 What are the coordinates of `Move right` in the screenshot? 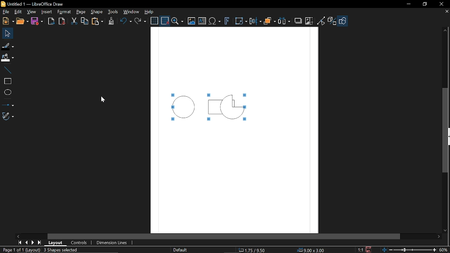 It's located at (439, 238).